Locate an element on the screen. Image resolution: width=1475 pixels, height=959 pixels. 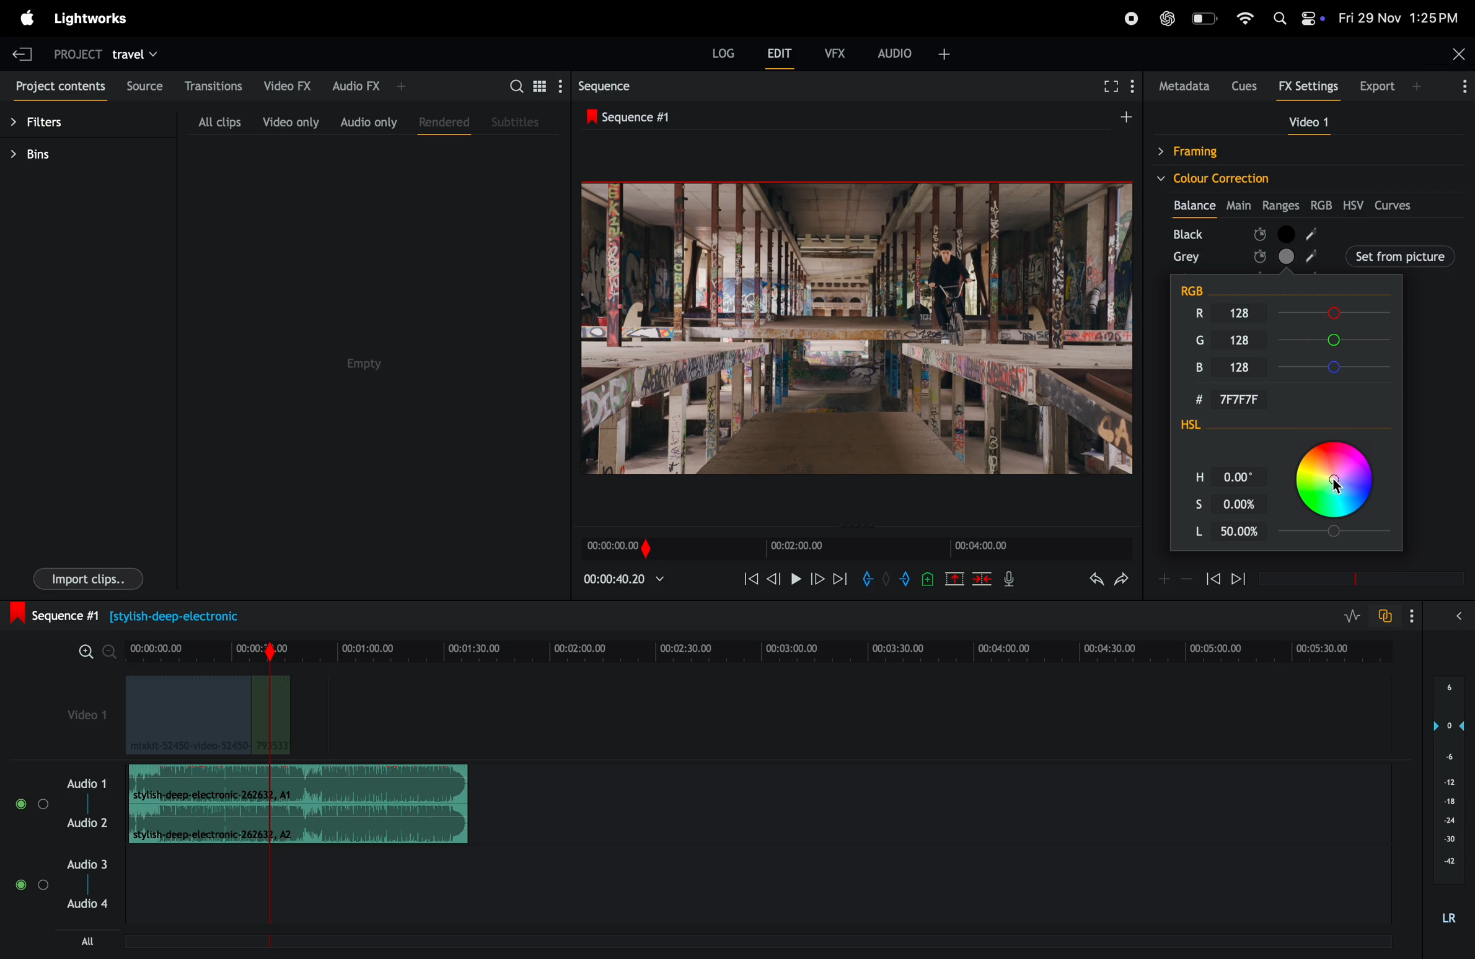
toggle between list view is located at coordinates (542, 85).